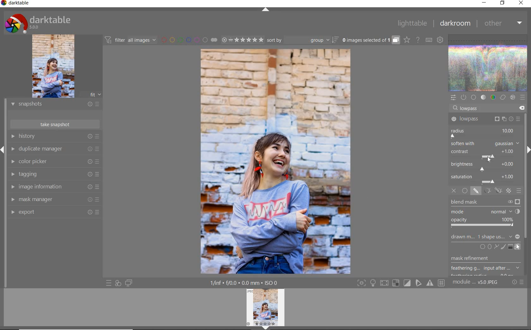  I want to click on enable online help, so click(418, 40).